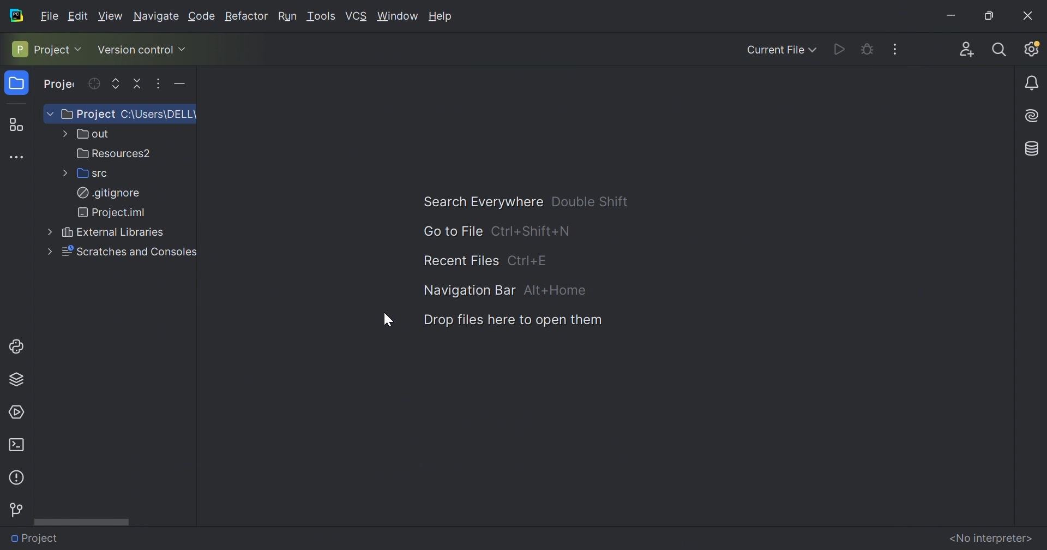 This screenshot has width=1047, height=550. I want to click on External Libraries, so click(111, 232).